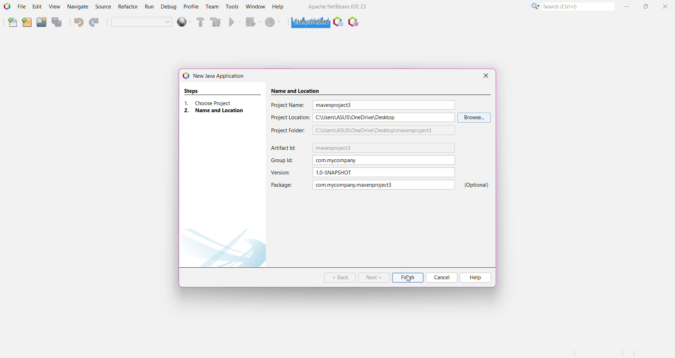 Image resolution: width=675 pixels, height=358 pixels. What do you see at coordinates (340, 278) in the screenshot?
I see `Back` at bounding box center [340, 278].